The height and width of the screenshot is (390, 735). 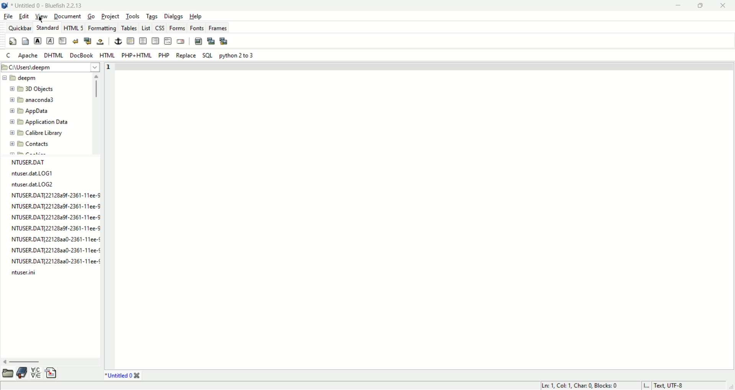 I want to click on text, UTF-8, so click(x=671, y=385).